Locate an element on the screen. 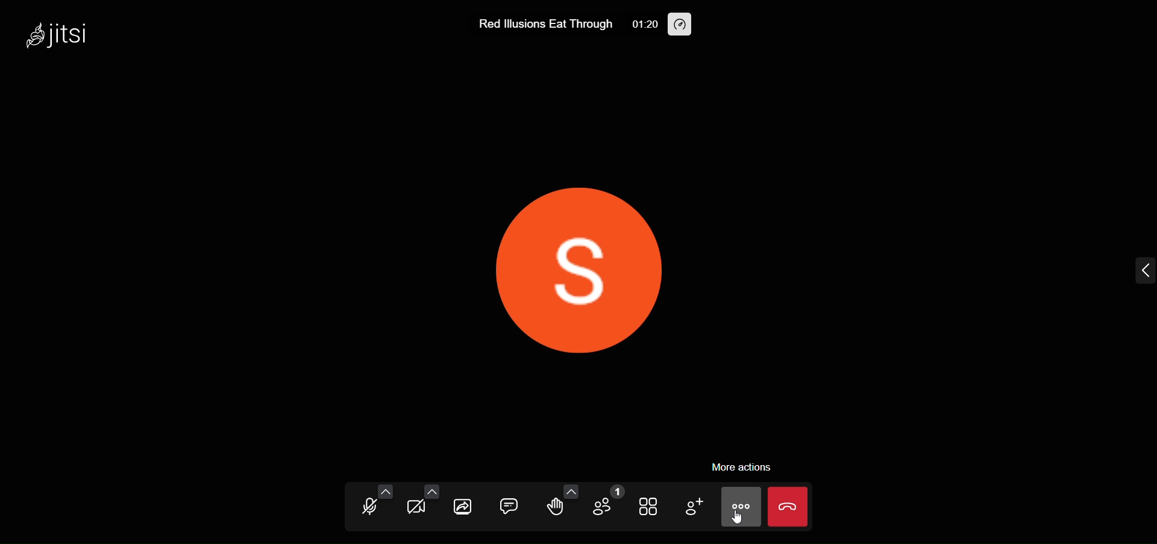 The width and height of the screenshot is (1157, 544). Red lllusions Eat Through is located at coordinates (539, 25).